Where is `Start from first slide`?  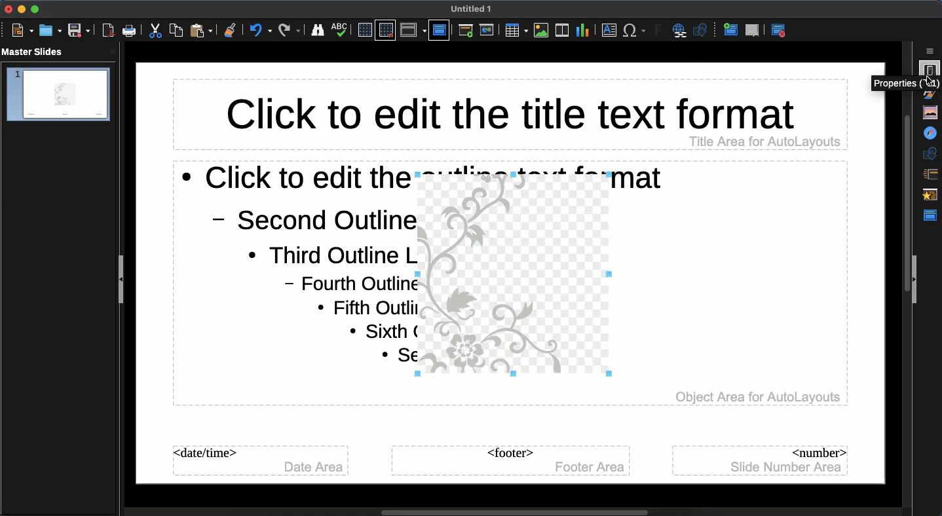 Start from first slide is located at coordinates (467, 32).